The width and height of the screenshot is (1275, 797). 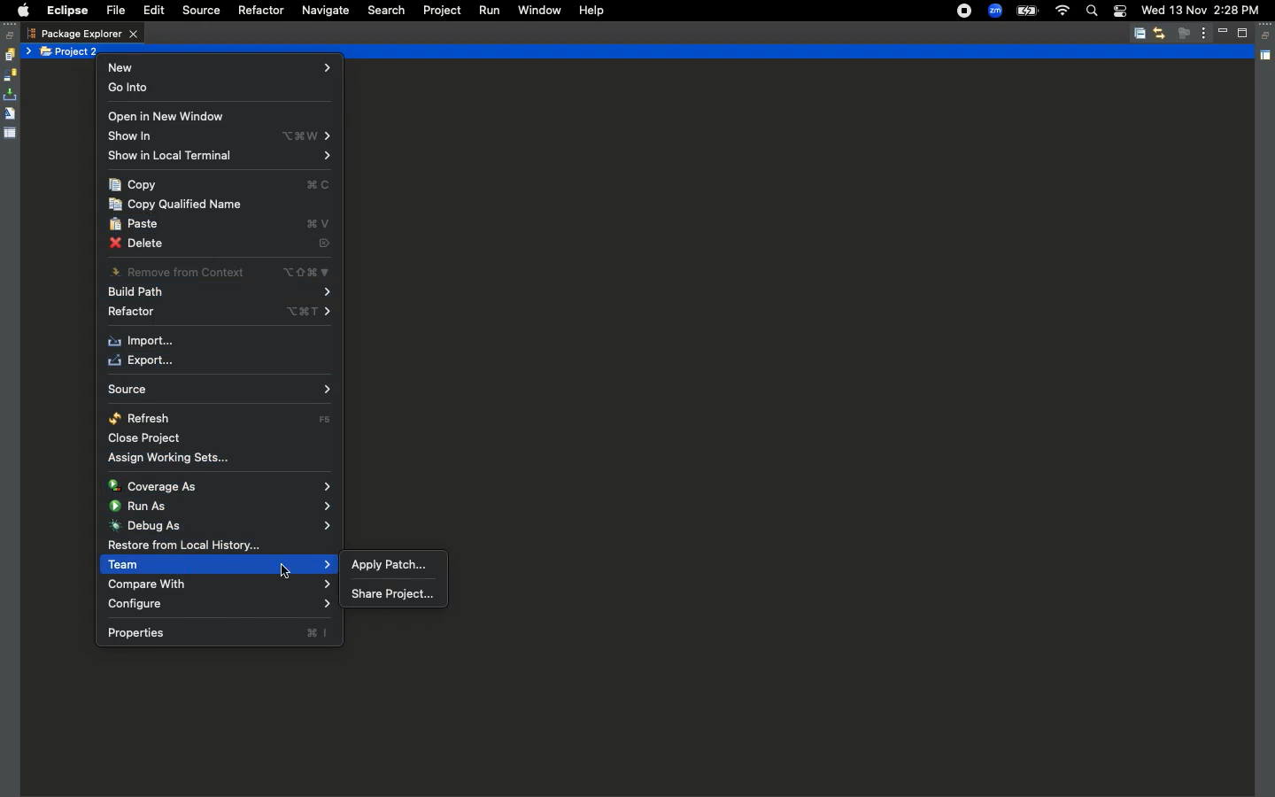 I want to click on New, so click(x=221, y=67).